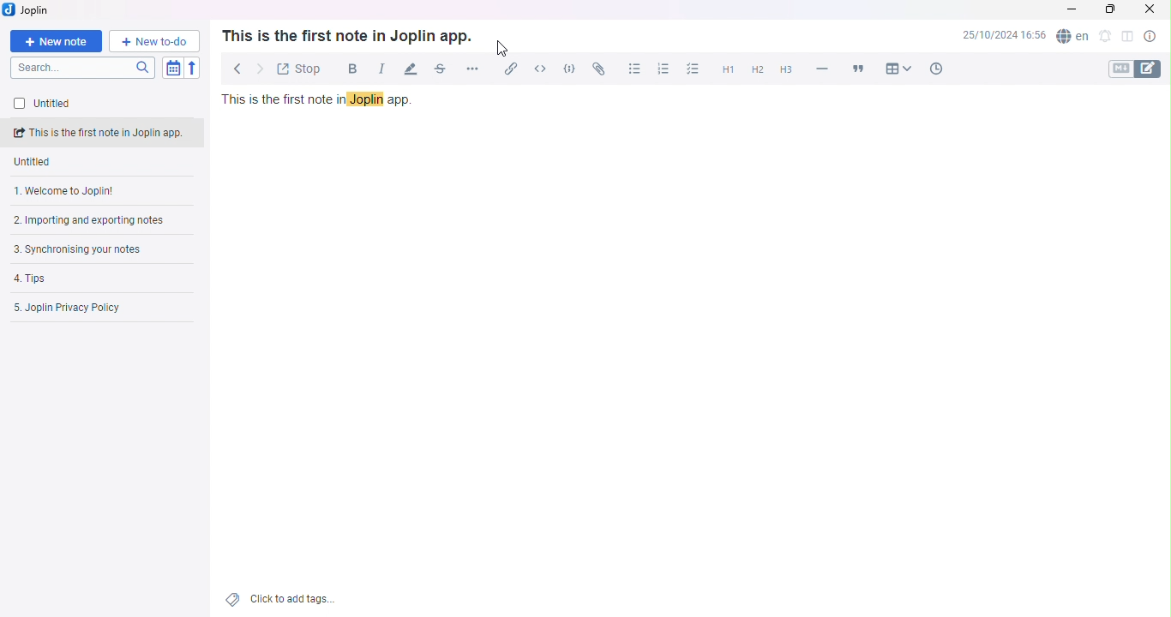 This screenshot has height=617, width=1171. I want to click on Untitled, so click(81, 105).